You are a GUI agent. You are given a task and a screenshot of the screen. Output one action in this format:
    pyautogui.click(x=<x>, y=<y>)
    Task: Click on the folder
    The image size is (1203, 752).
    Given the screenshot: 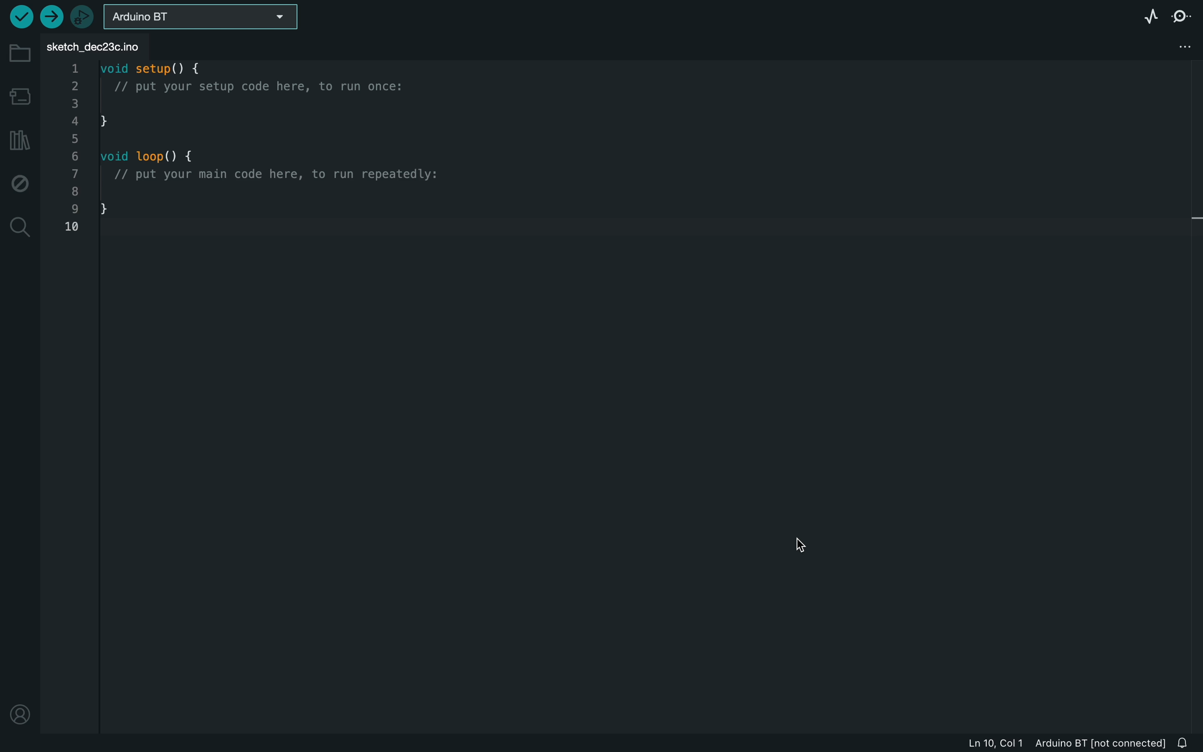 What is the action you would take?
    pyautogui.click(x=17, y=56)
    